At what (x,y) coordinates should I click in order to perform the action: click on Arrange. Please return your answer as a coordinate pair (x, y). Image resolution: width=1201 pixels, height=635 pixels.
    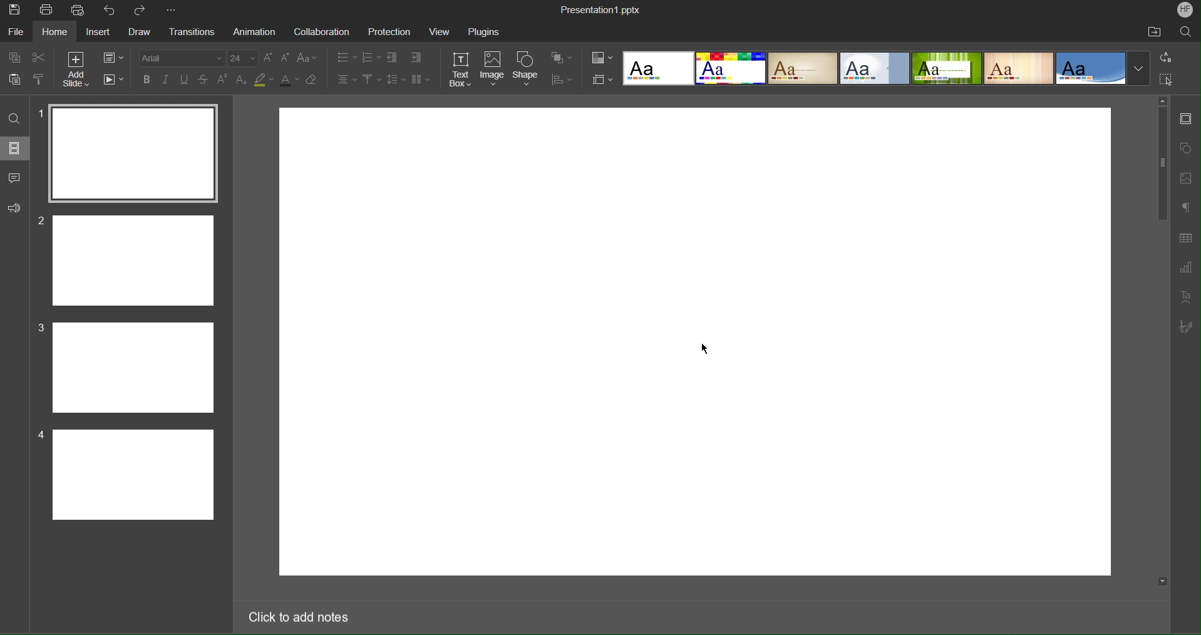
    Looking at the image, I should click on (561, 57).